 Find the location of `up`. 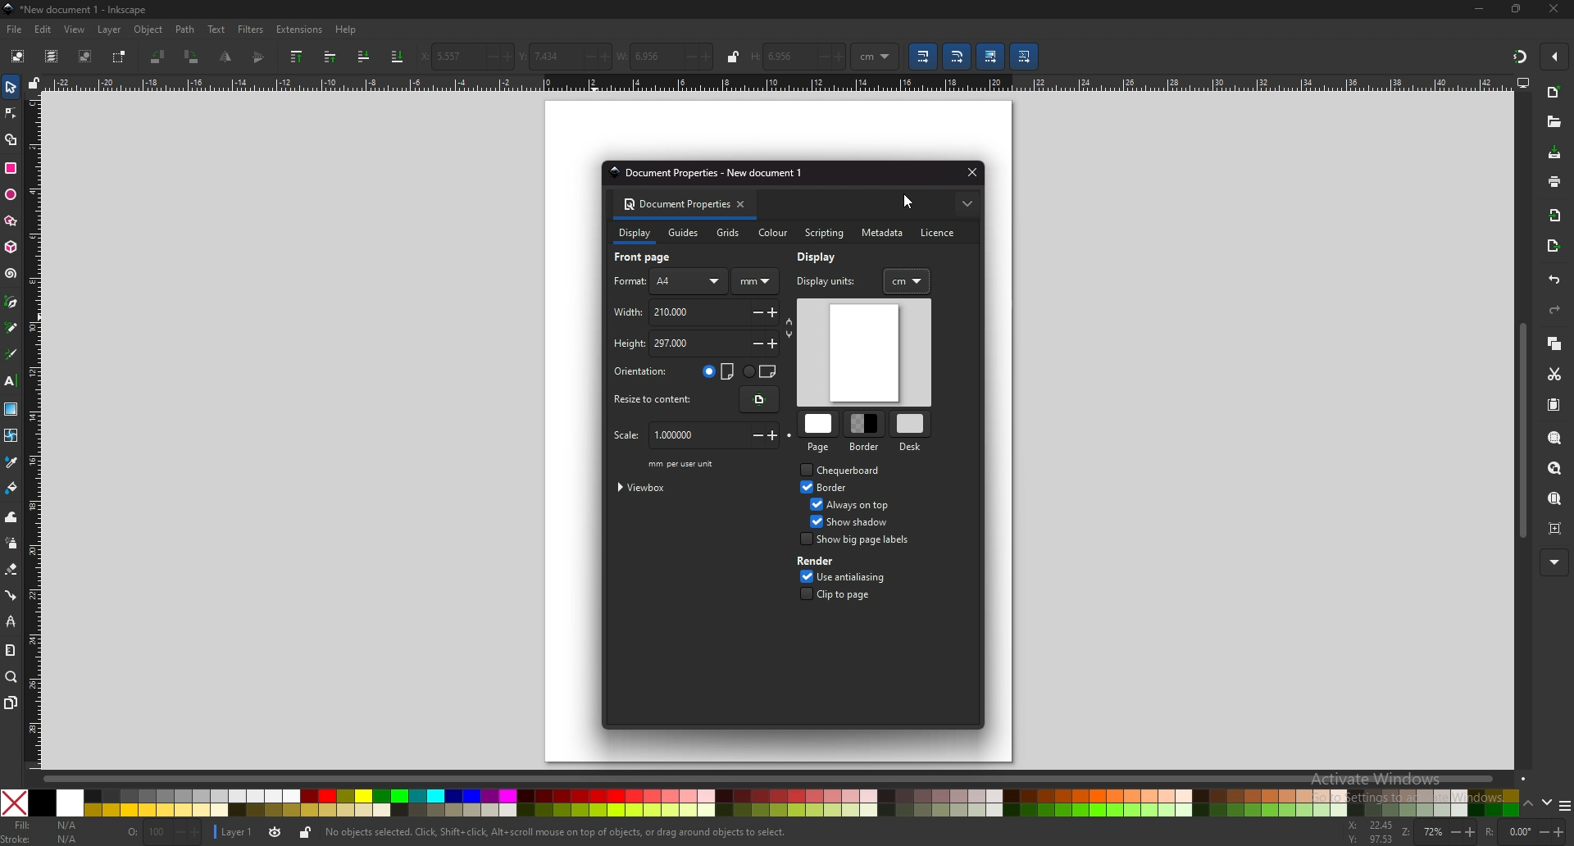

up is located at coordinates (1528, 803).